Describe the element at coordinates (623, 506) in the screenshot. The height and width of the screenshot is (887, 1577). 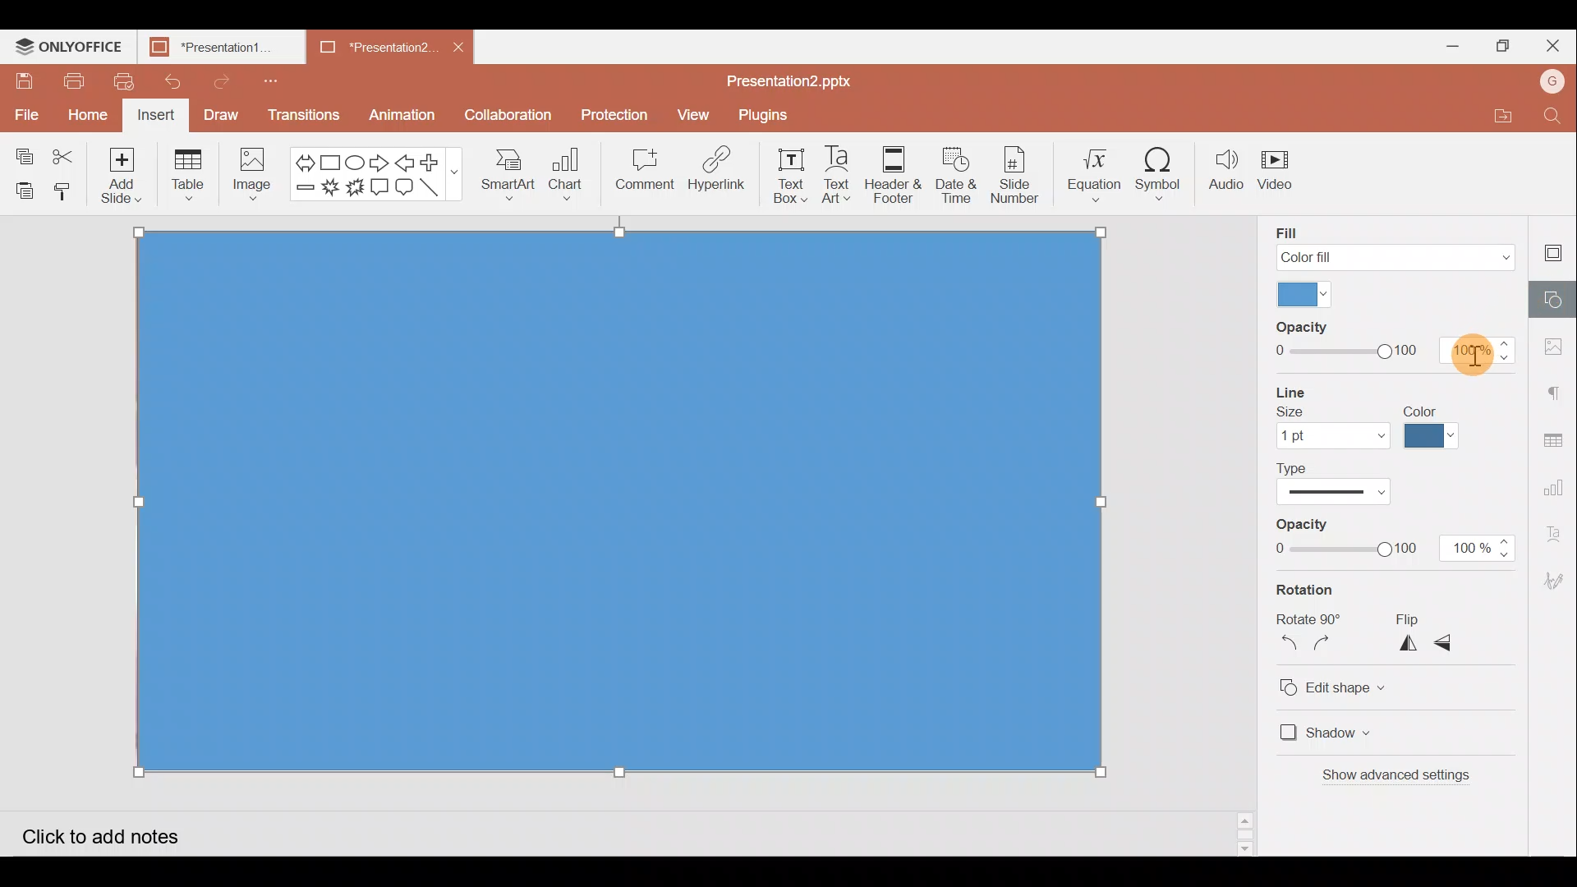
I see `Rectangle shape on background image` at that location.